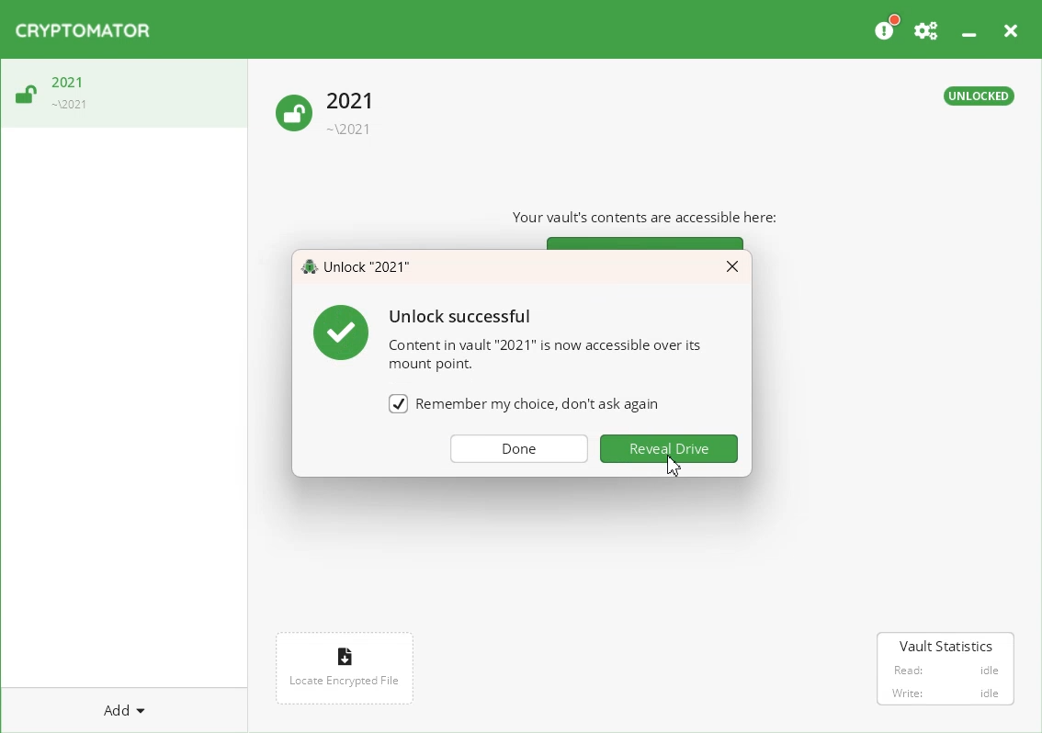 The width and height of the screenshot is (1042, 733). What do you see at coordinates (346, 666) in the screenshot?
I see `Locate encrypted File` at bounding box center [346, 666].